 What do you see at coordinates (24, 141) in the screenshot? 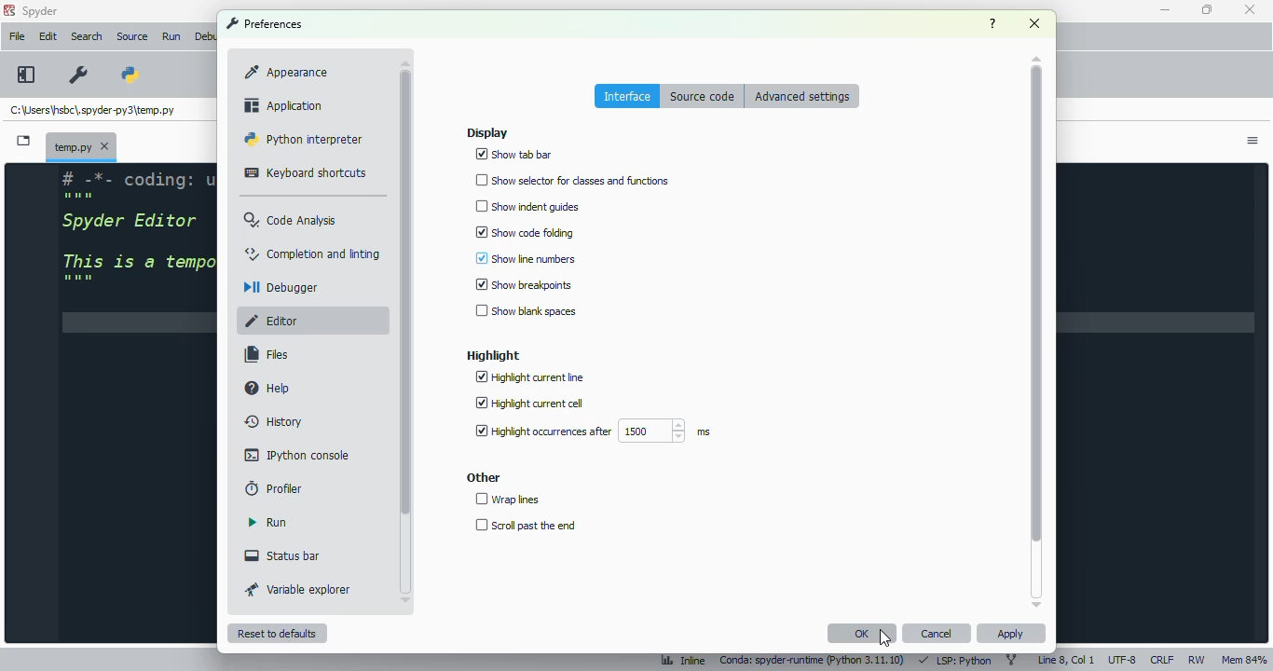
I see `browse tabs` at bounding box center [24, 141].